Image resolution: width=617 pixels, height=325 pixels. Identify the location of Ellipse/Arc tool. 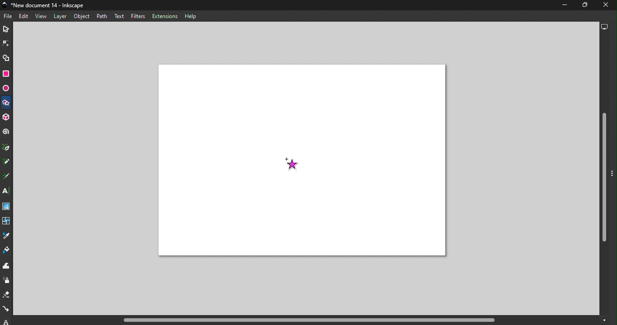
(7, 88).